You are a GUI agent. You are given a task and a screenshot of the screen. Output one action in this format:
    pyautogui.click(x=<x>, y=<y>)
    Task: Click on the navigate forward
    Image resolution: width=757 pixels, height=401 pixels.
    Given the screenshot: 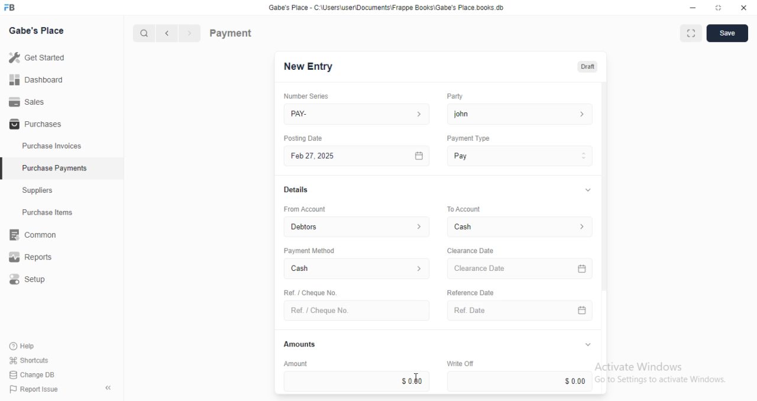 What is the action you would take?
    pyautogui.click(x=190, y=34)
    